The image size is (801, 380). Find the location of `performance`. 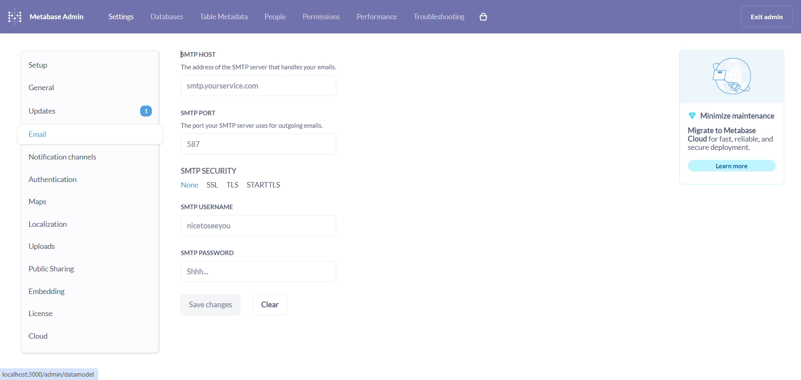

performance is located at coordinates (380, 17).